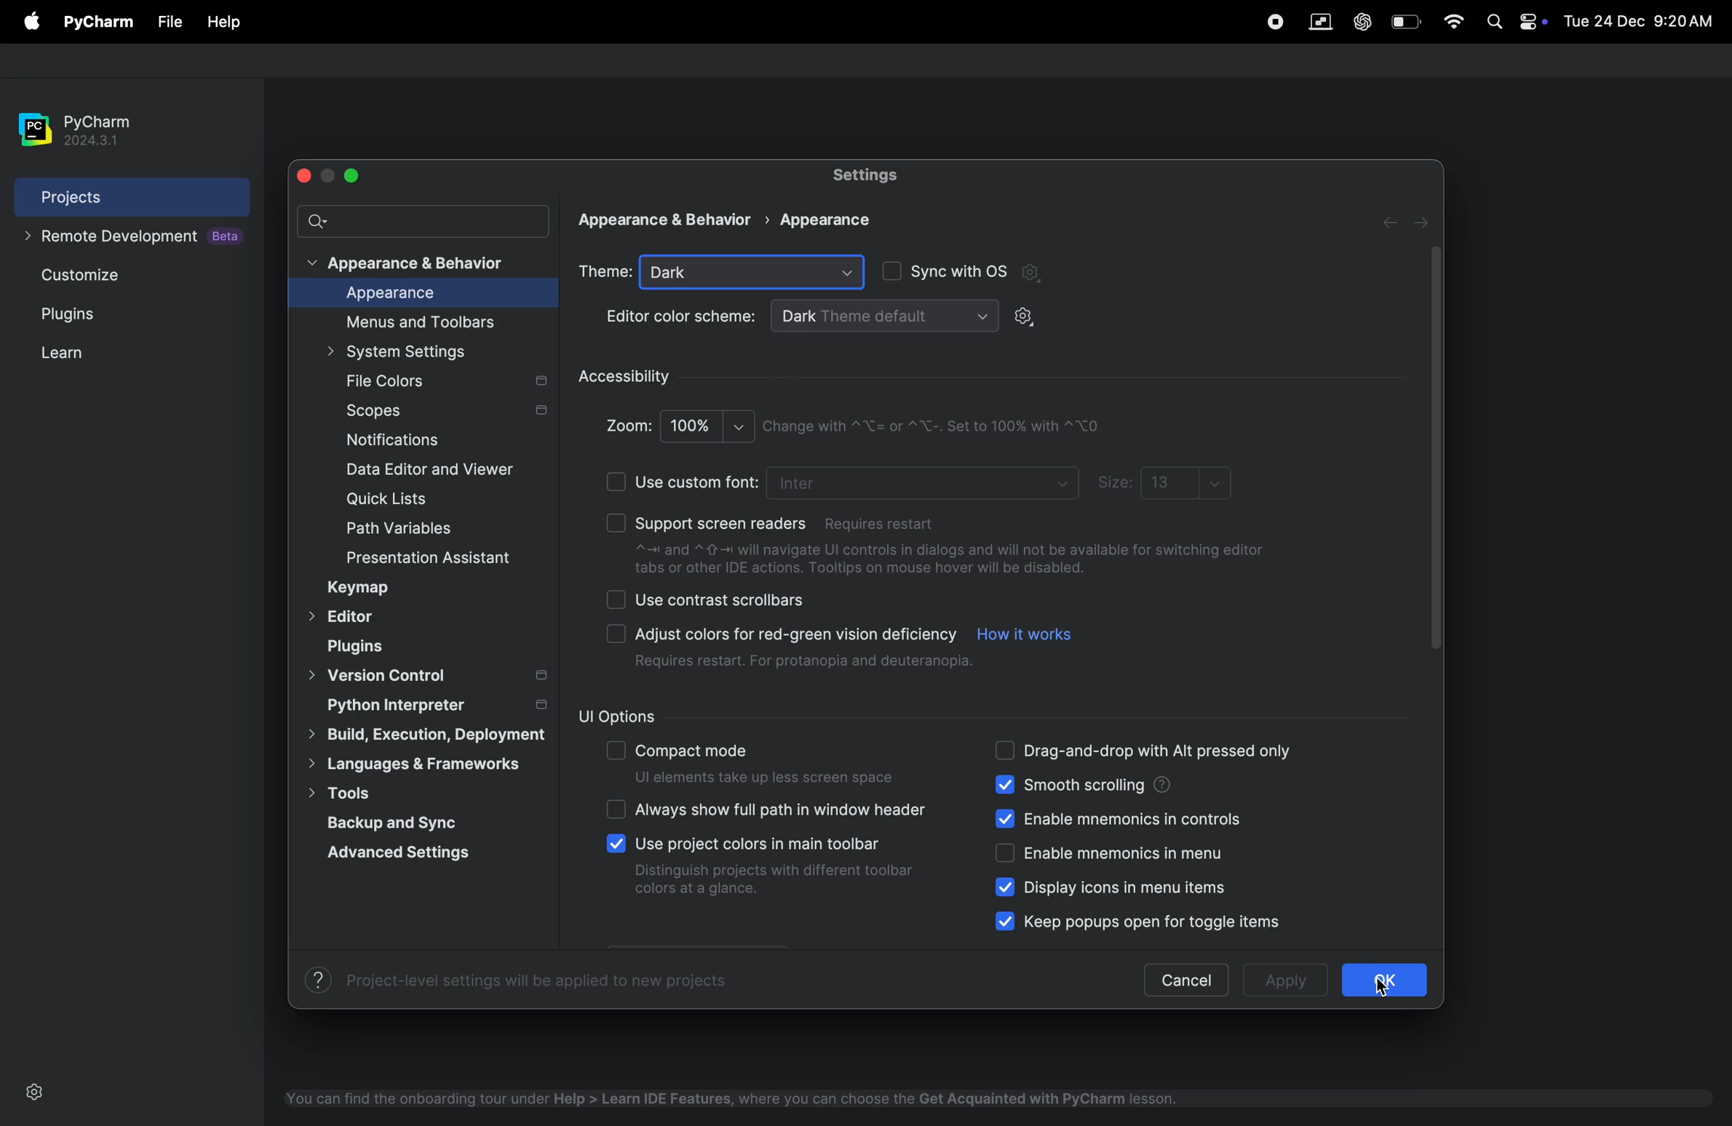 This screenshot has width=1732, height=1126. I want to click on checkbox, so click(616, 523).